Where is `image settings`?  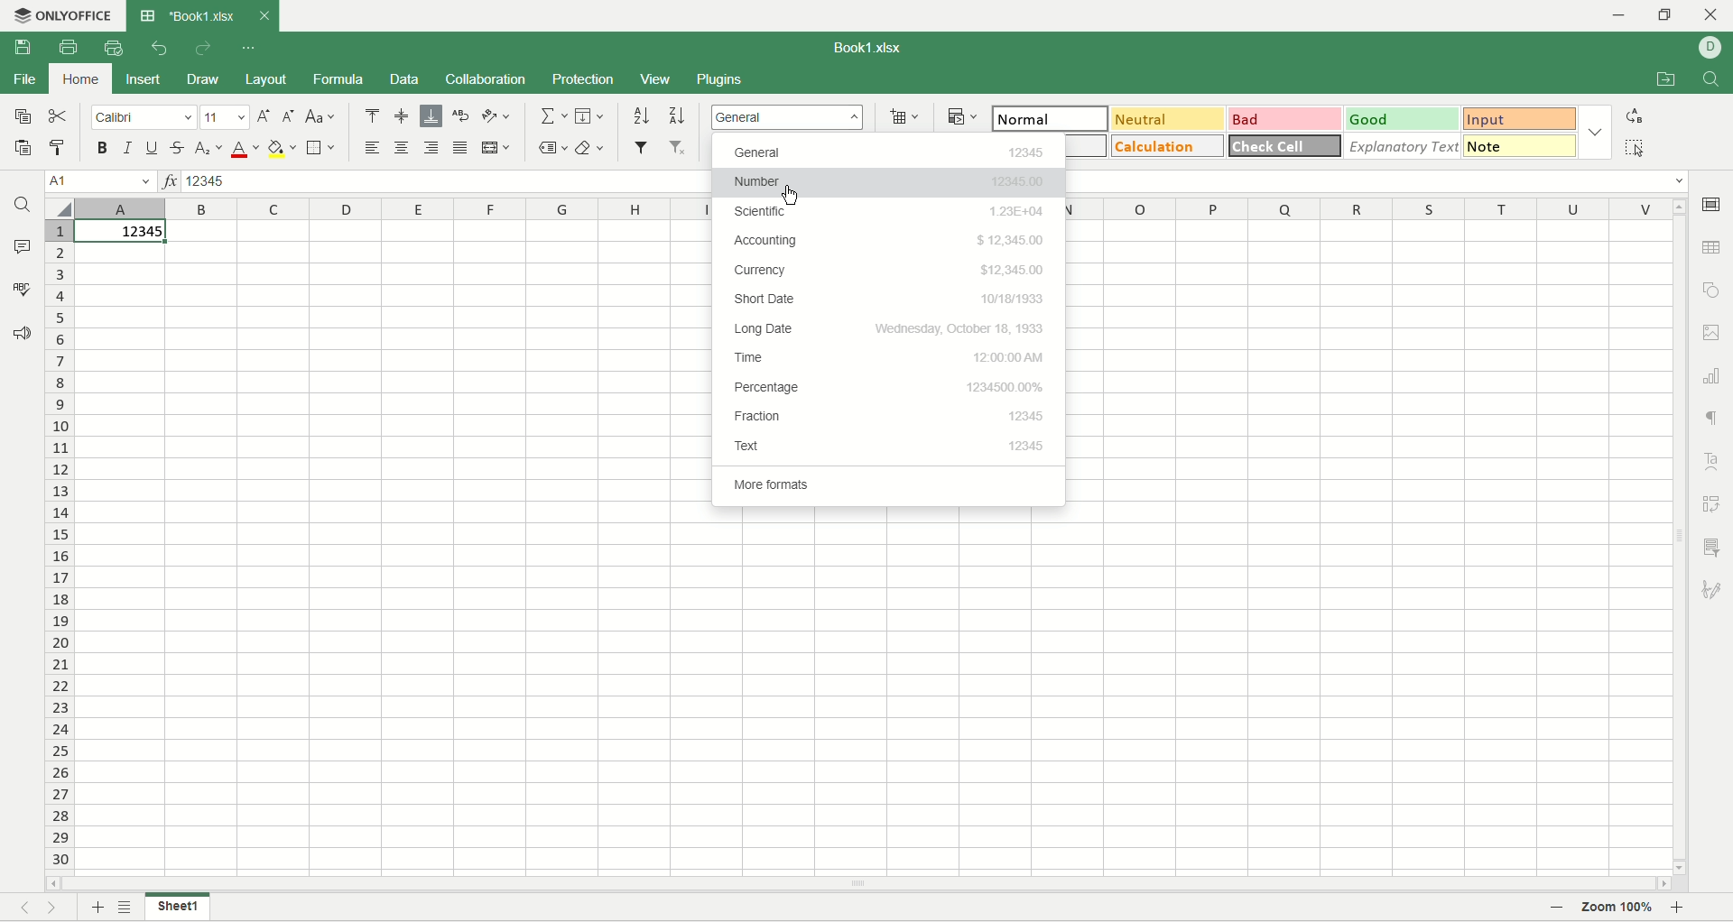 image settings is located at coordinates (1715, 333).